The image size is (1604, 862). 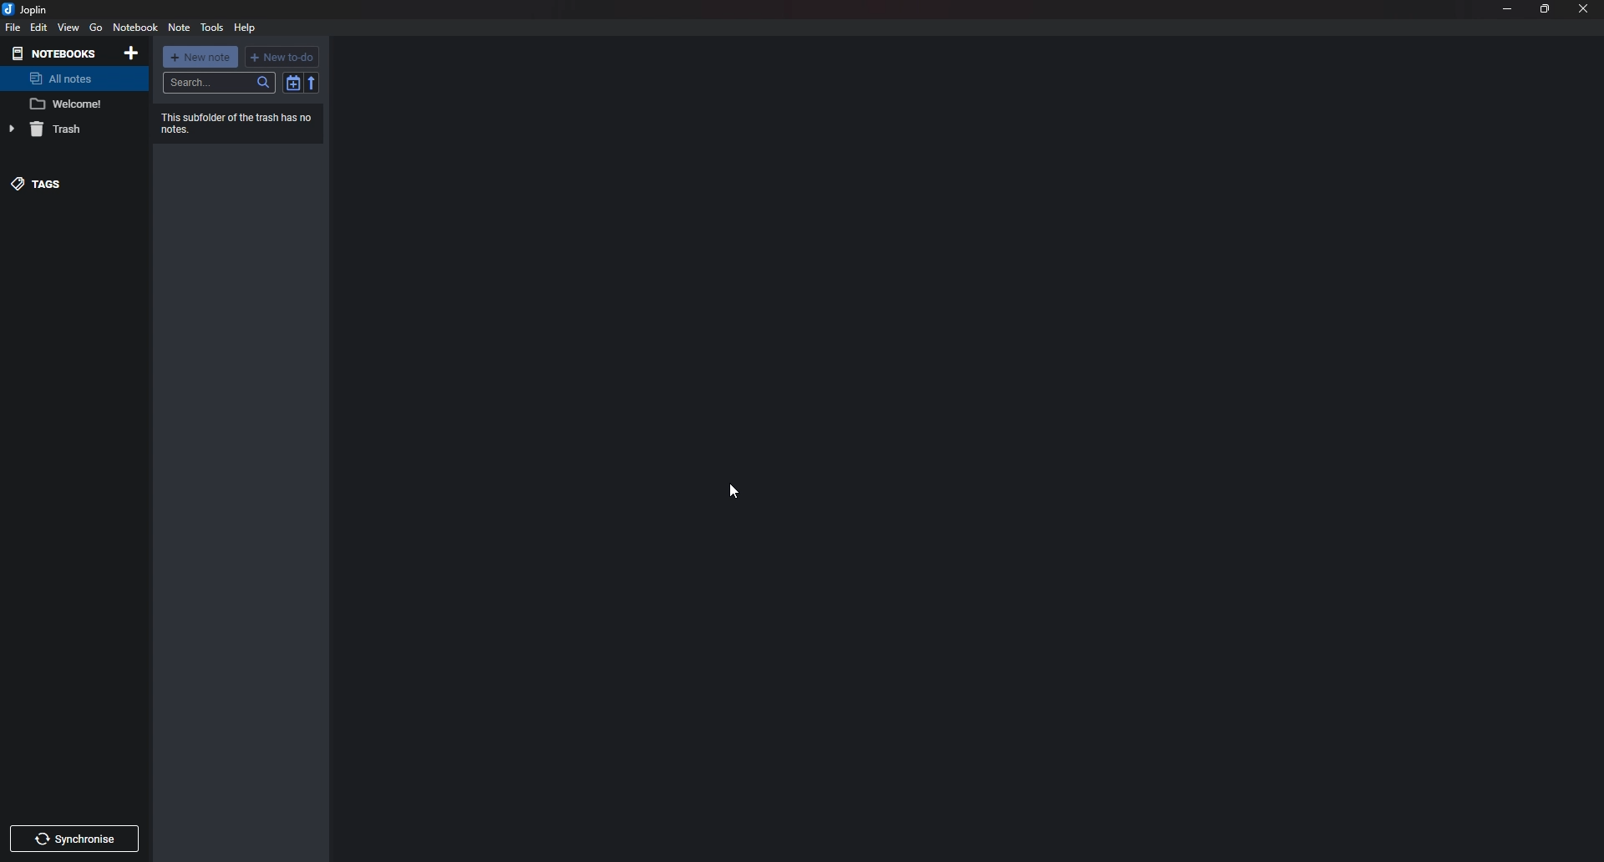 I want to click on Notebooks, so click(x=53, y=53).